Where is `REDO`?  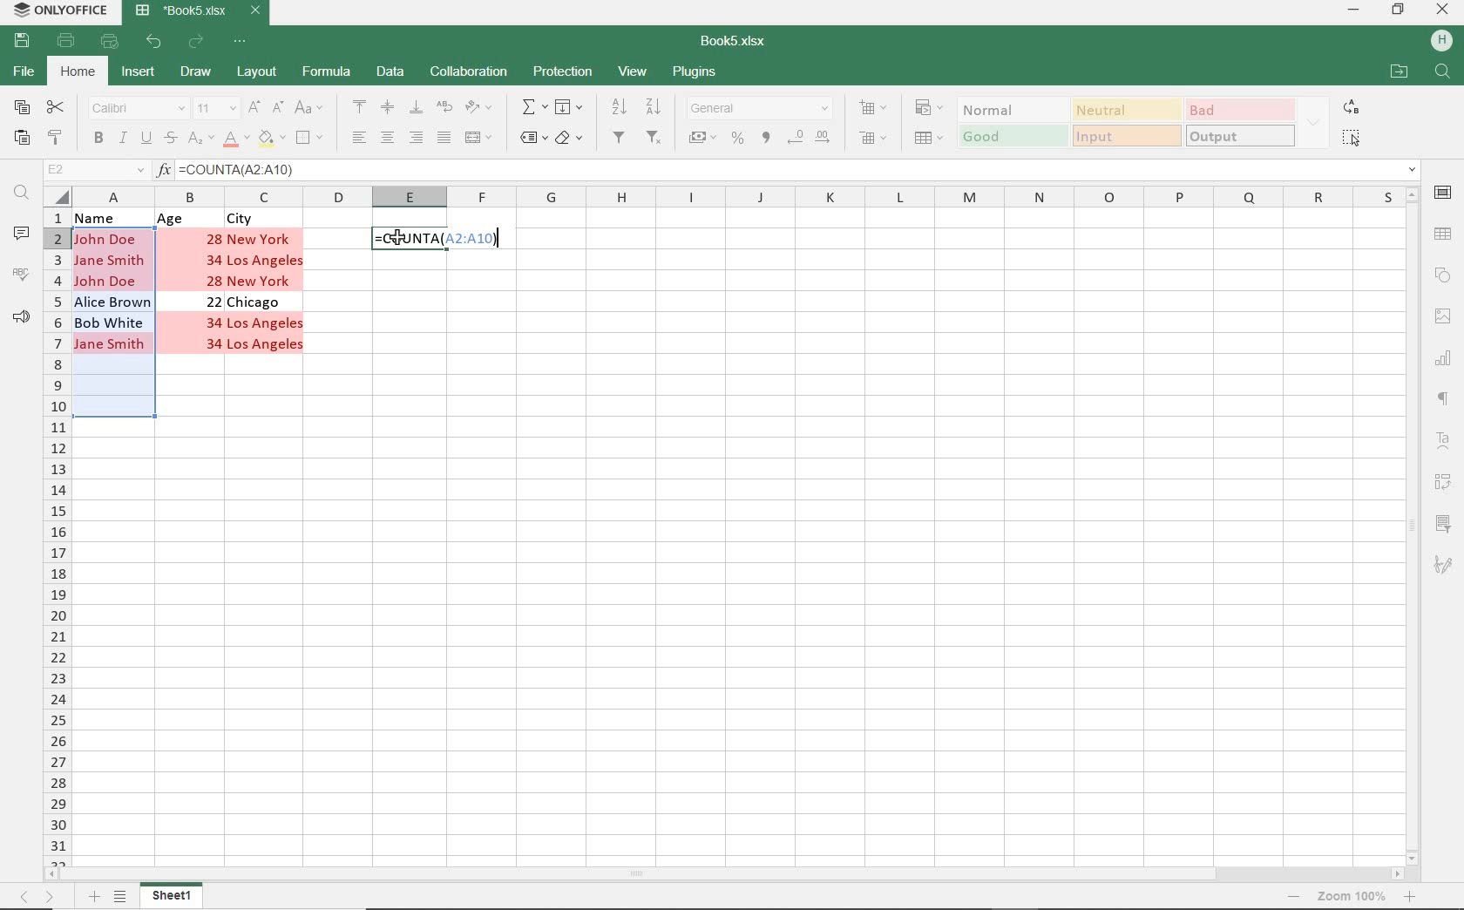
REDO is located at coordinates (196, 44).